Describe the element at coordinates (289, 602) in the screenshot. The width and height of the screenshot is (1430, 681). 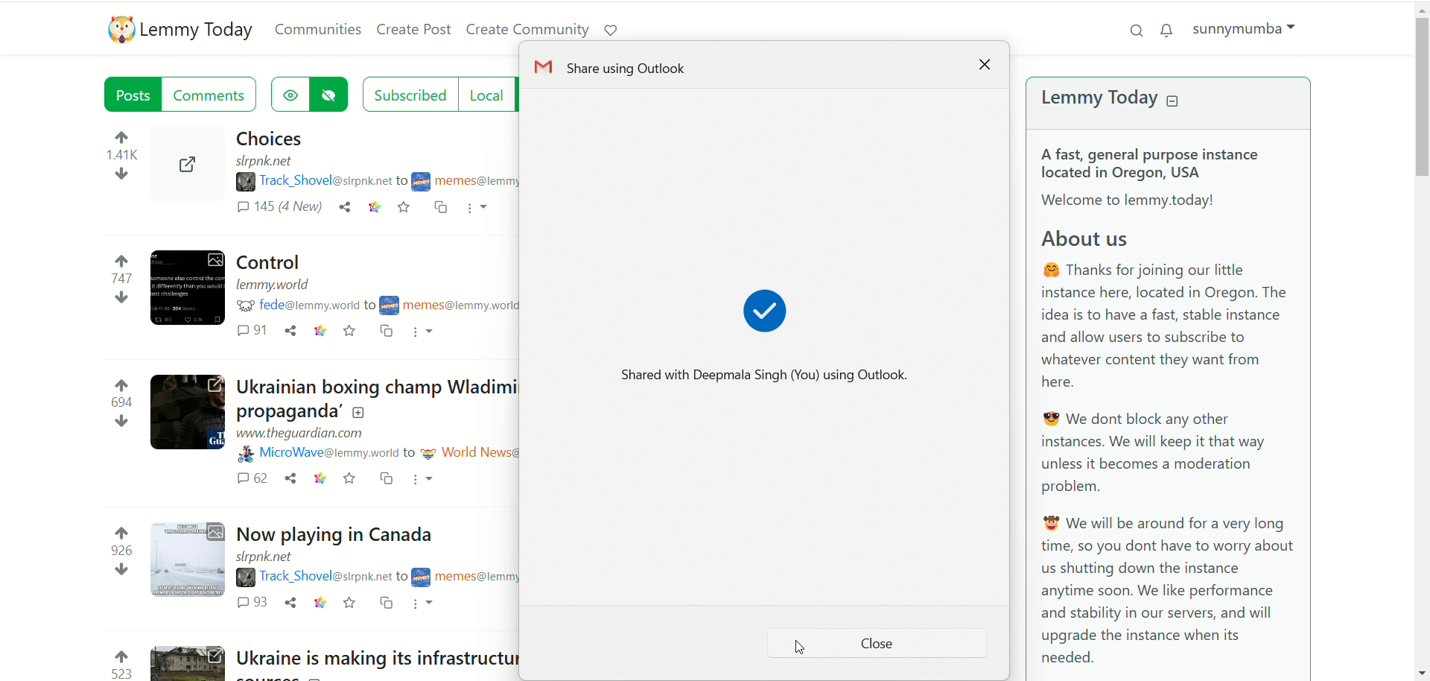
I see `share` at that location.